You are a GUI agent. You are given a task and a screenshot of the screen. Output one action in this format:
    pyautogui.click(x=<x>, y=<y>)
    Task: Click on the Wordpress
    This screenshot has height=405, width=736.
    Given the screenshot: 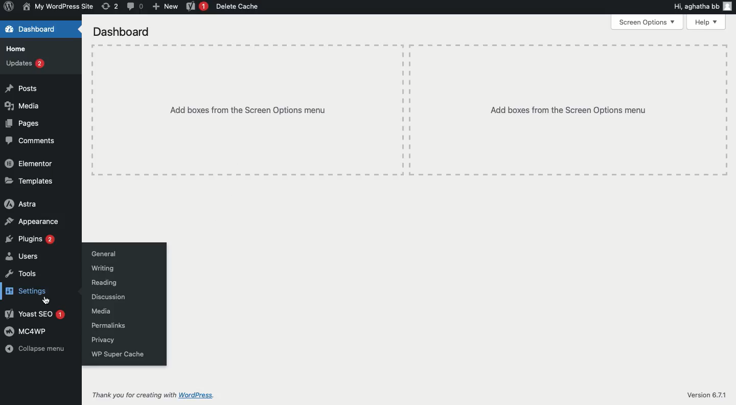 What is the action you would take?
    pyautogui.click(x=205, y=392)
    